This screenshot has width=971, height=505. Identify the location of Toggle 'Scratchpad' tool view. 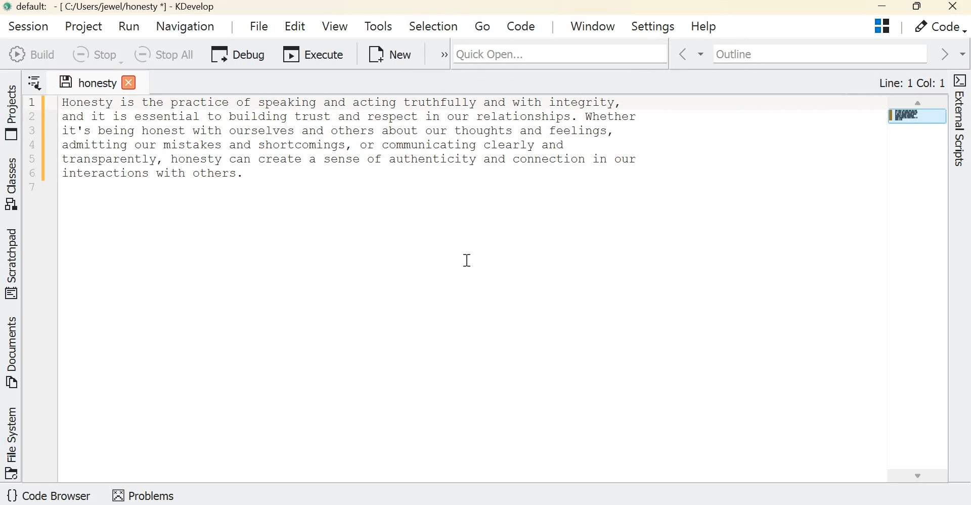
(14, 263).